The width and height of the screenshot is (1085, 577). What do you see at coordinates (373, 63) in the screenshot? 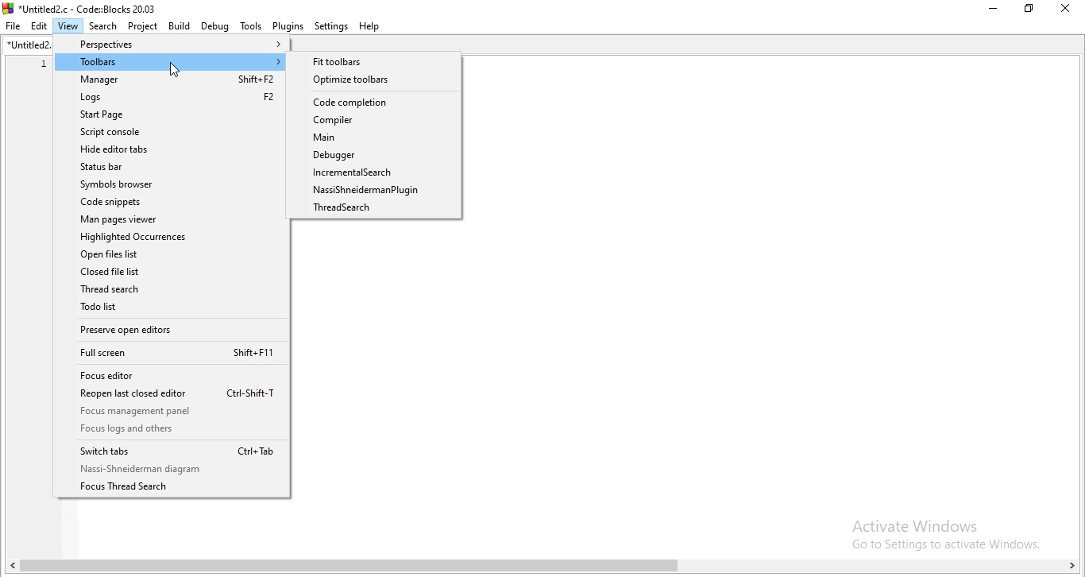
I see `Fittoolbars` at bounding box center [373, 63].